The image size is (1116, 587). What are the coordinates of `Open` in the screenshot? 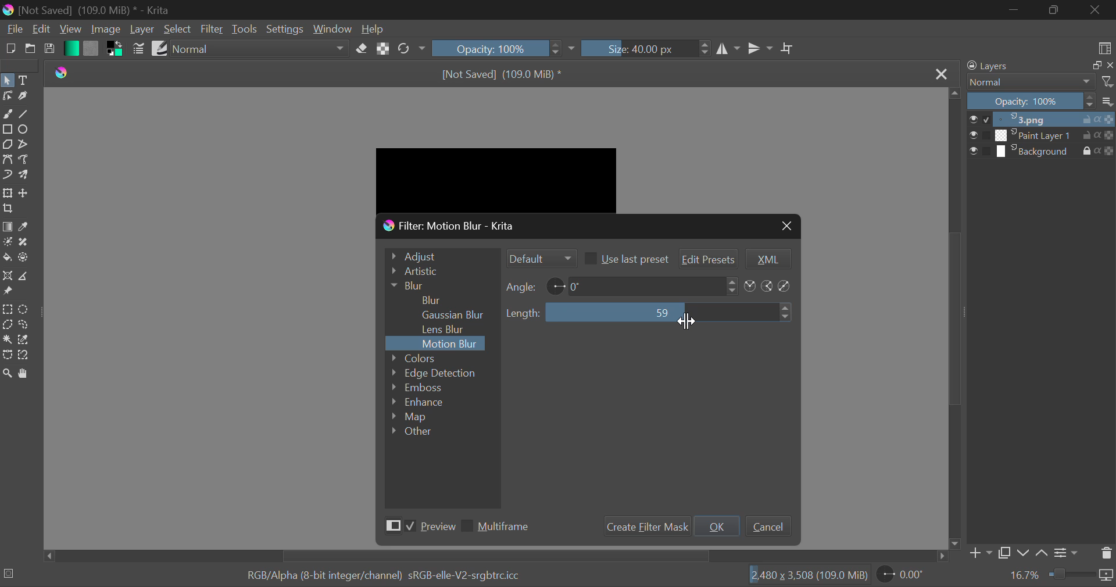 It's located at (29, 50).